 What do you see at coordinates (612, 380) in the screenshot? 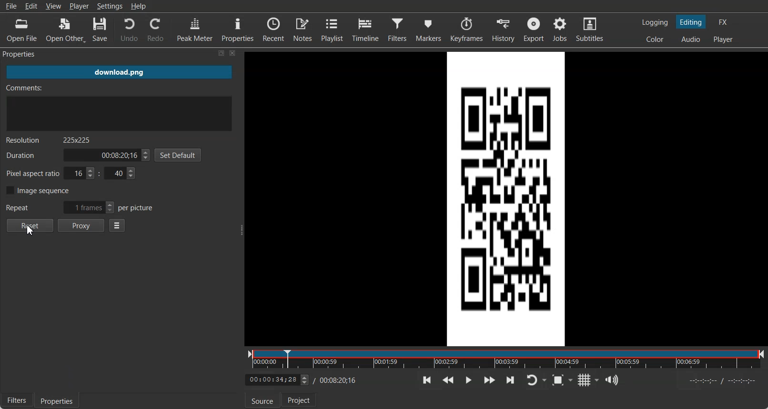
I see `Show the volume control` at bounding box center [612, 380].